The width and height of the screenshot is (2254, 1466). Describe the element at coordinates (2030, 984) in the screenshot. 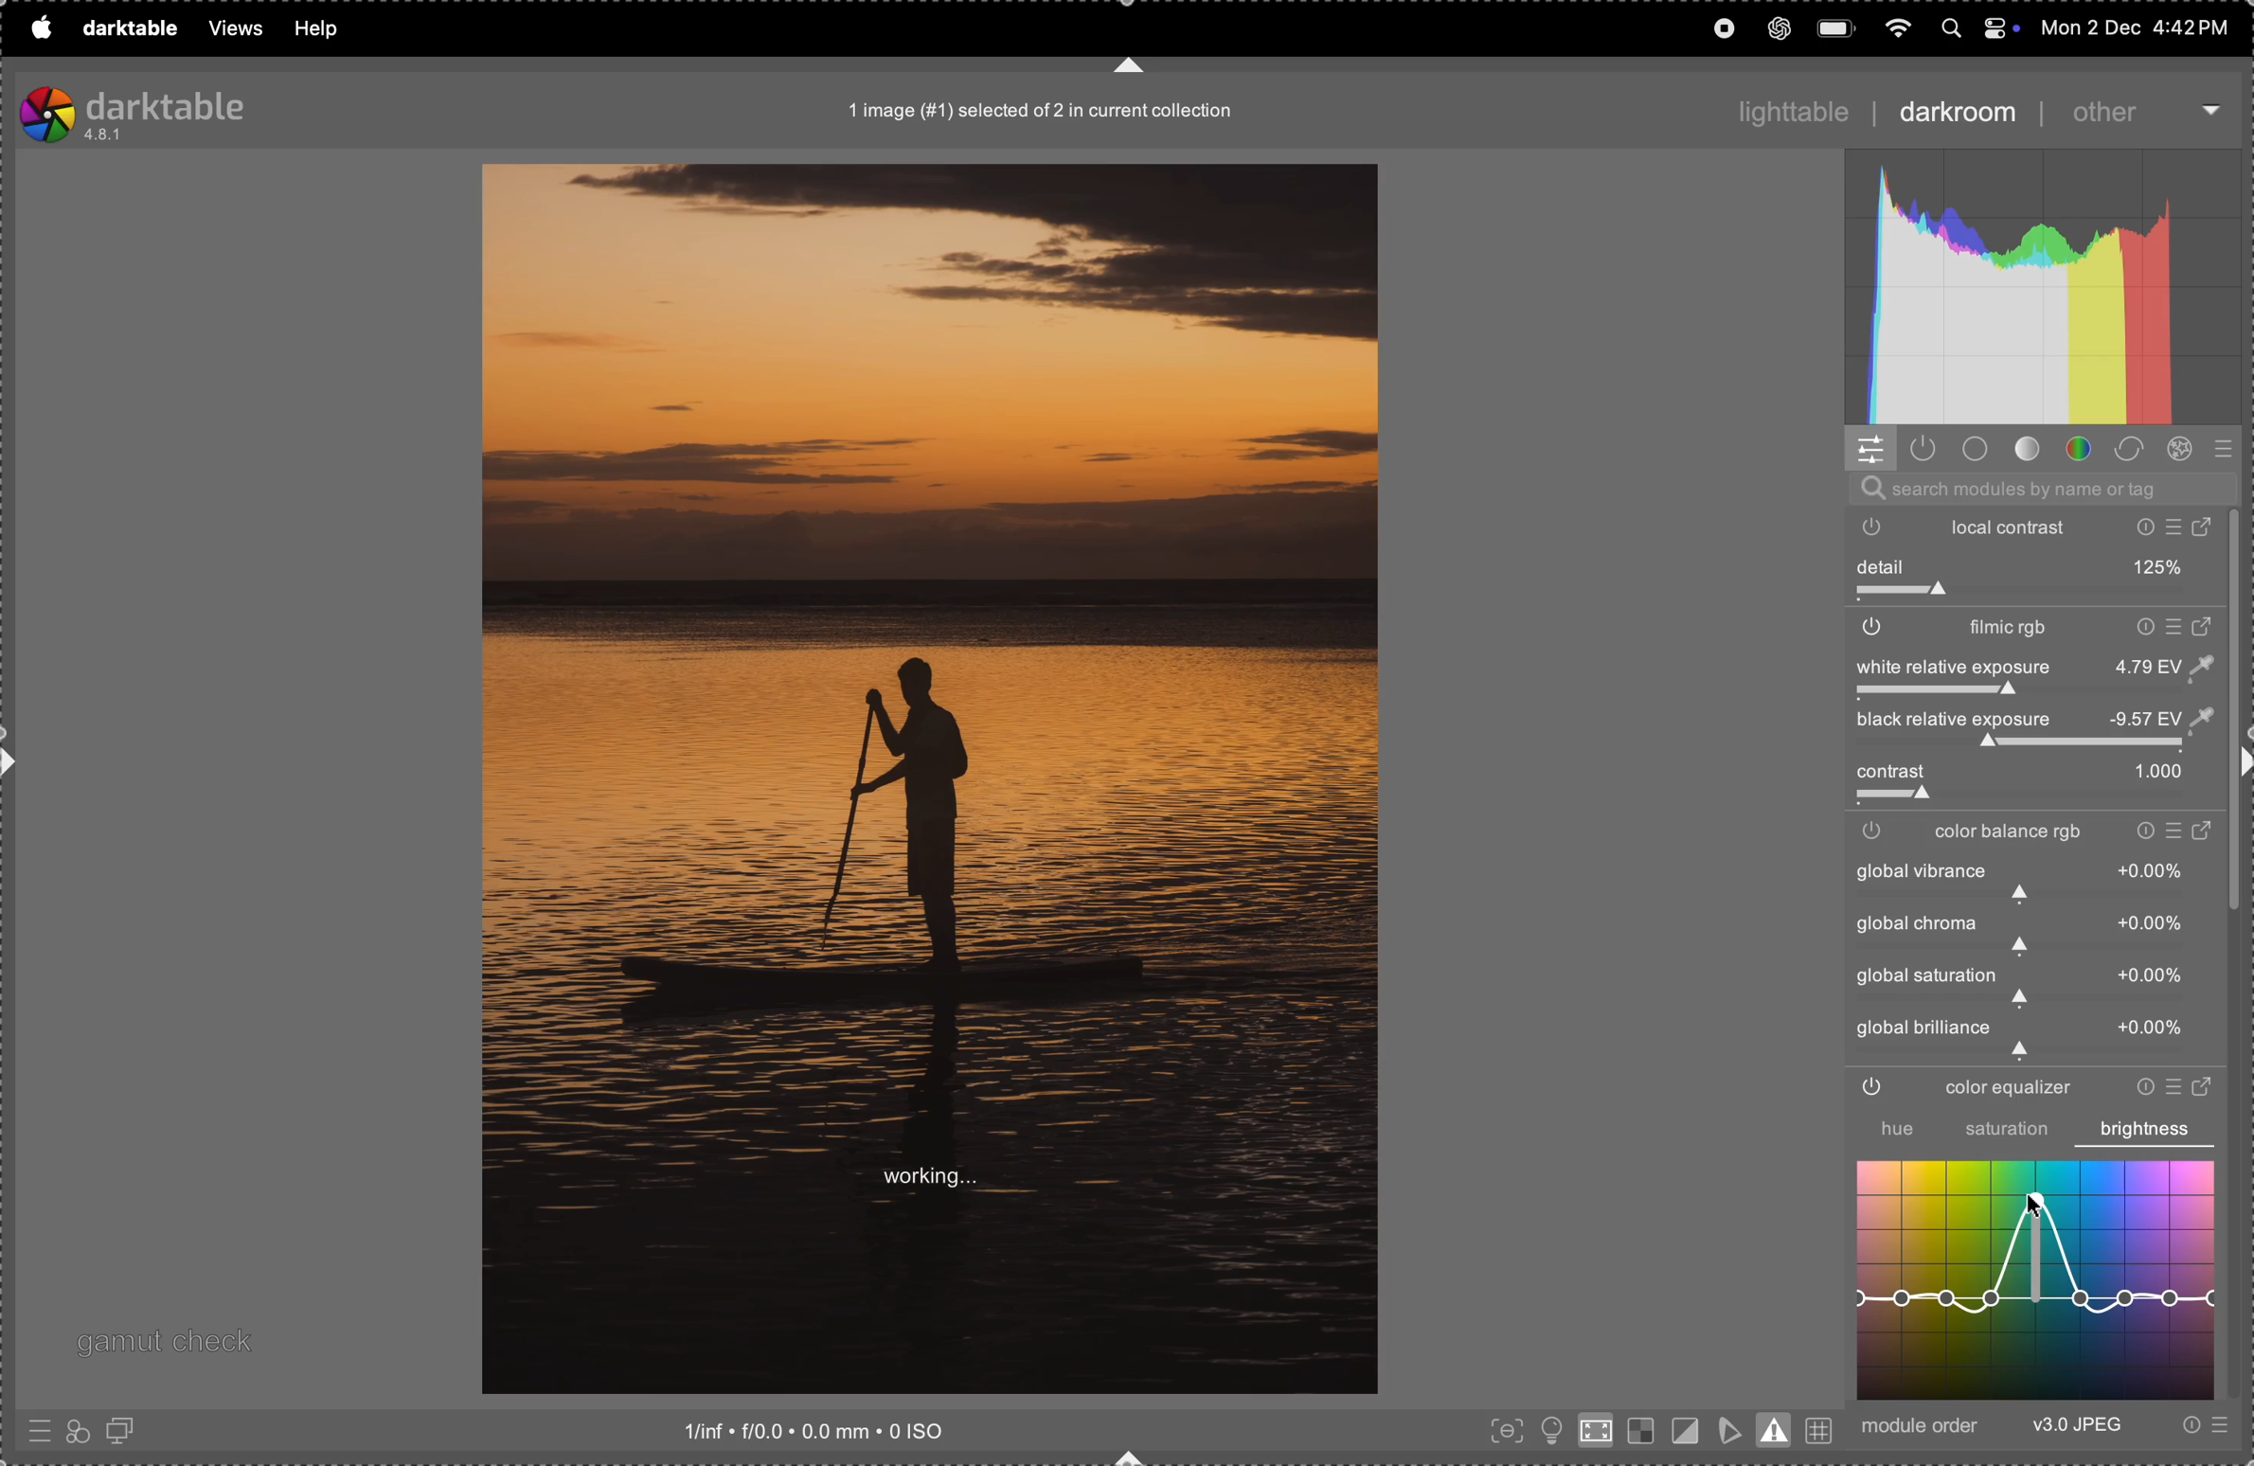

I see `global saturation` at that location.